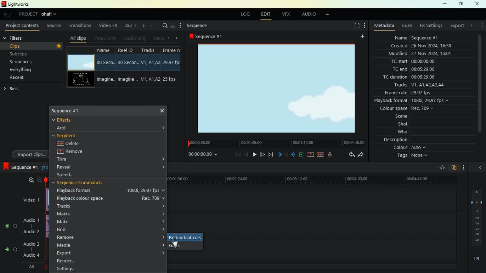  I want to click on play, so click(254, 154).